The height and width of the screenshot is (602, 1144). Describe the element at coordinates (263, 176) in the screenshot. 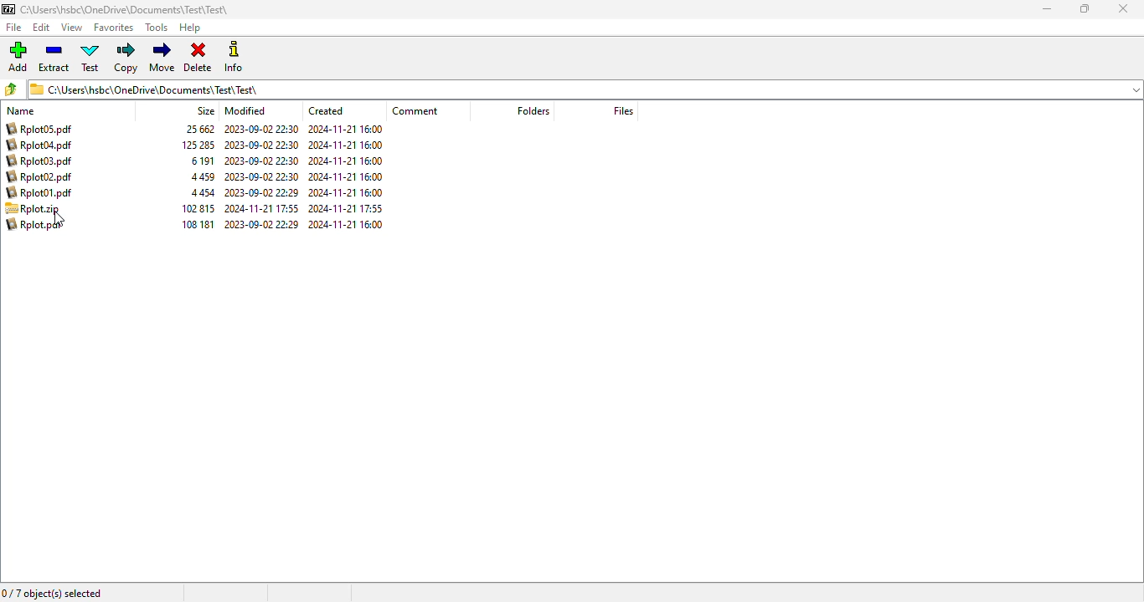

I see `2023-09-02 22:30` at that location.